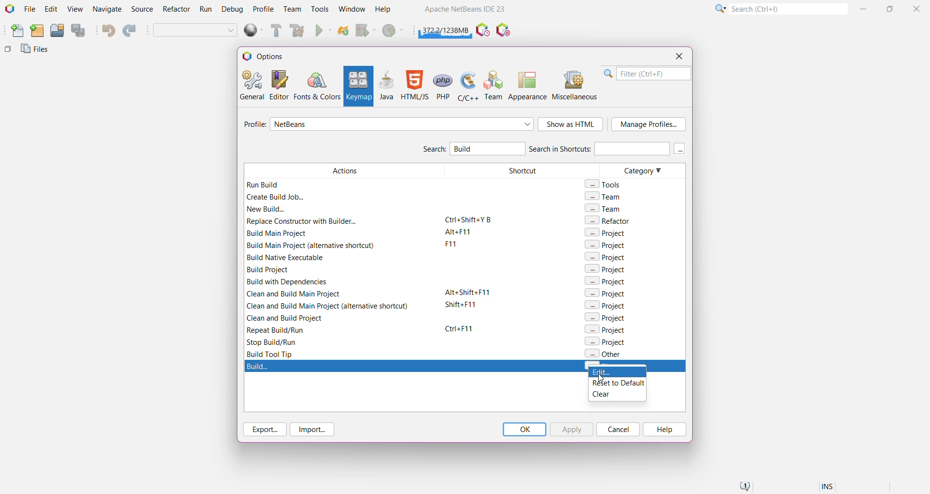 This screenshot has width=930, height=494. Describe the element at coordinates (324, 31) in the screenshot. I see `Run` at that location.